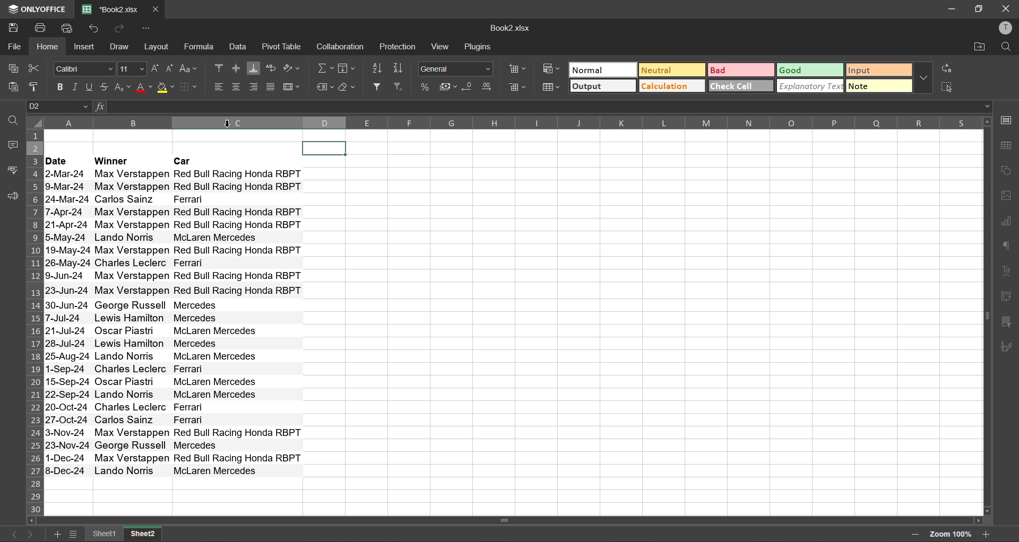  I want to click on Winner, so click(131, 160).